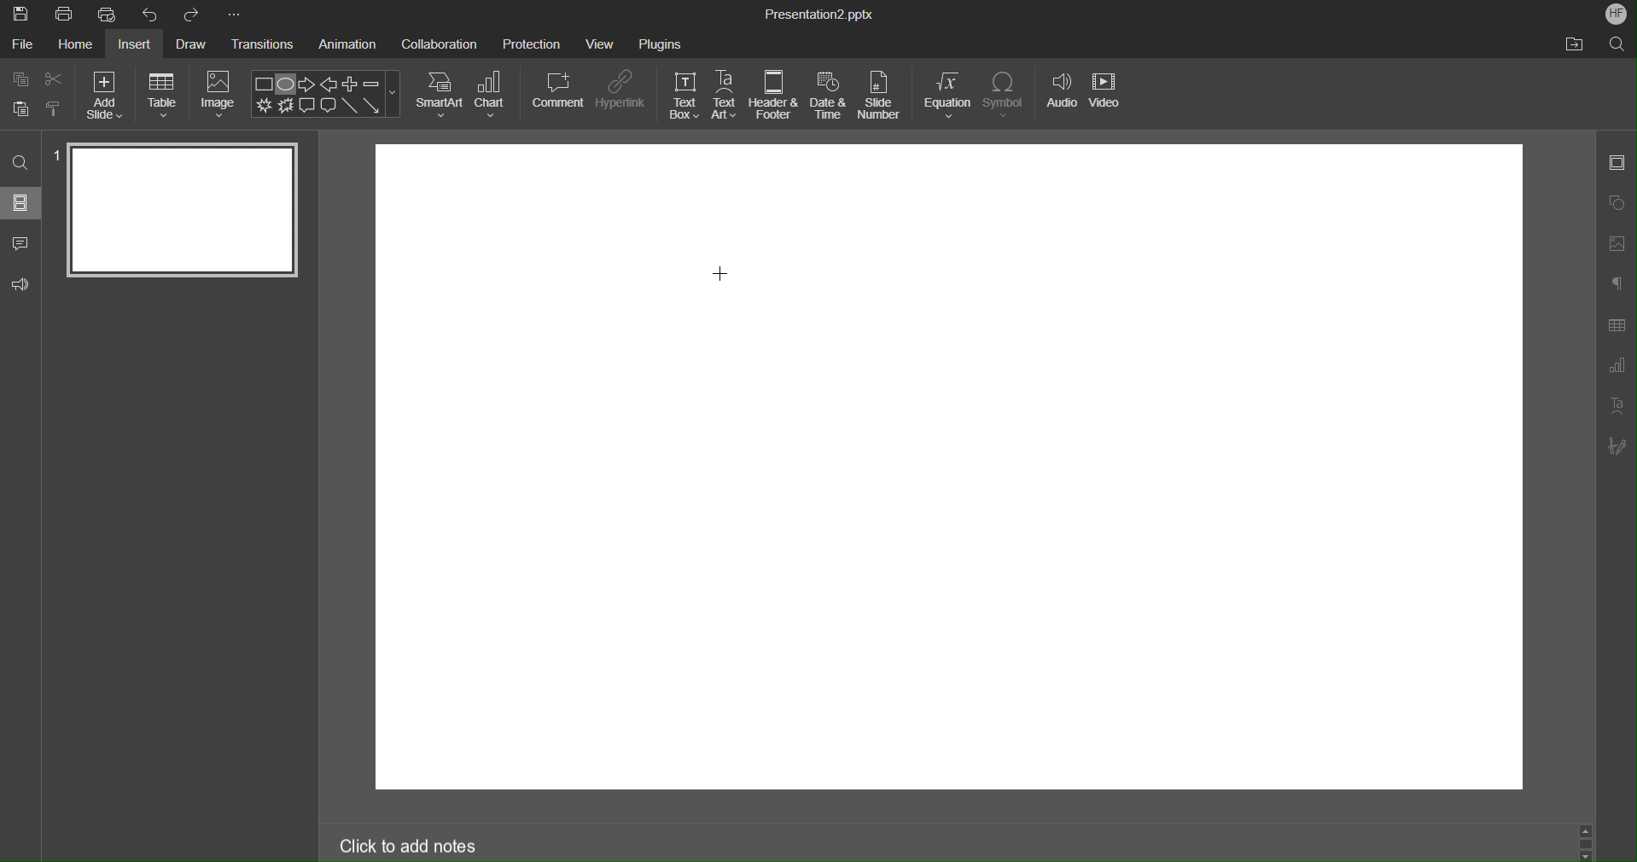  What do you see at coordinates (947, 96) in the screenshot?
I see `Equation` at bounding box center [947, 96].